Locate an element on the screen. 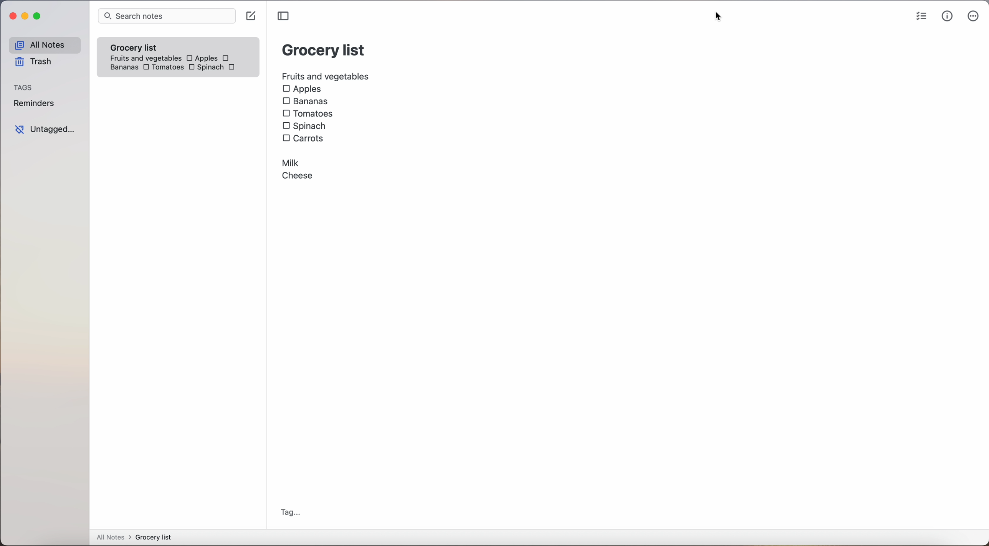 The width and height of the screenshot is (989, 546). maximize is located at coordinates (39, 17).